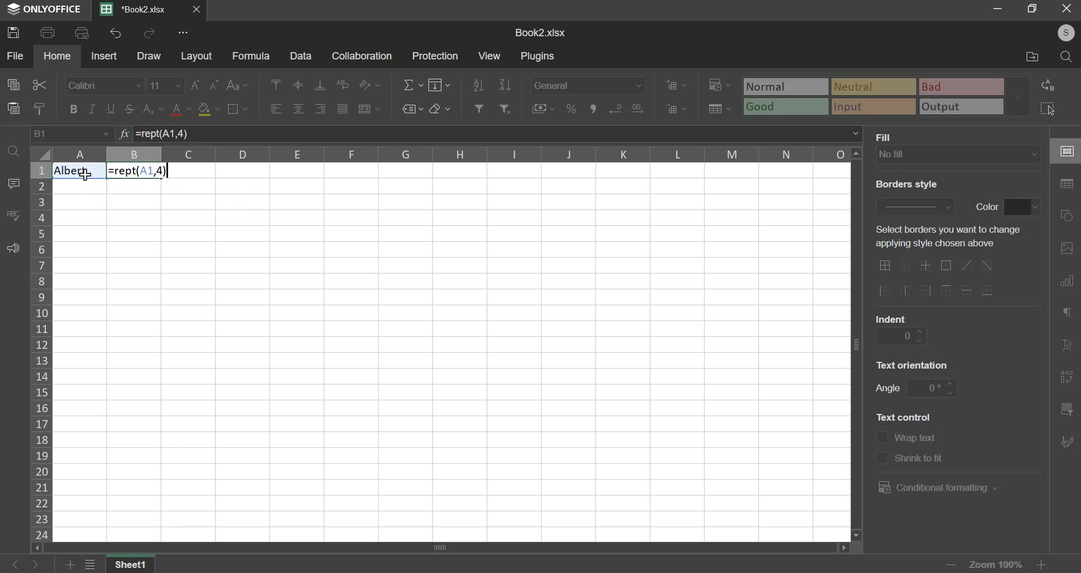 This screenshot has width=1081, height=573. Describe the element at coordinates (1046, 109) in the screenshot. I see `select` at that location.